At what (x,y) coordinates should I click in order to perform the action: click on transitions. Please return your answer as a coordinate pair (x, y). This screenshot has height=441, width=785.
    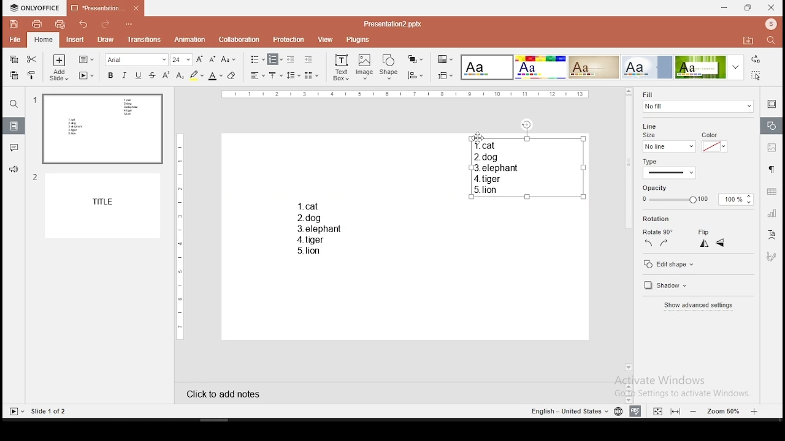
    Looking at the image, I should click on (142, 40).